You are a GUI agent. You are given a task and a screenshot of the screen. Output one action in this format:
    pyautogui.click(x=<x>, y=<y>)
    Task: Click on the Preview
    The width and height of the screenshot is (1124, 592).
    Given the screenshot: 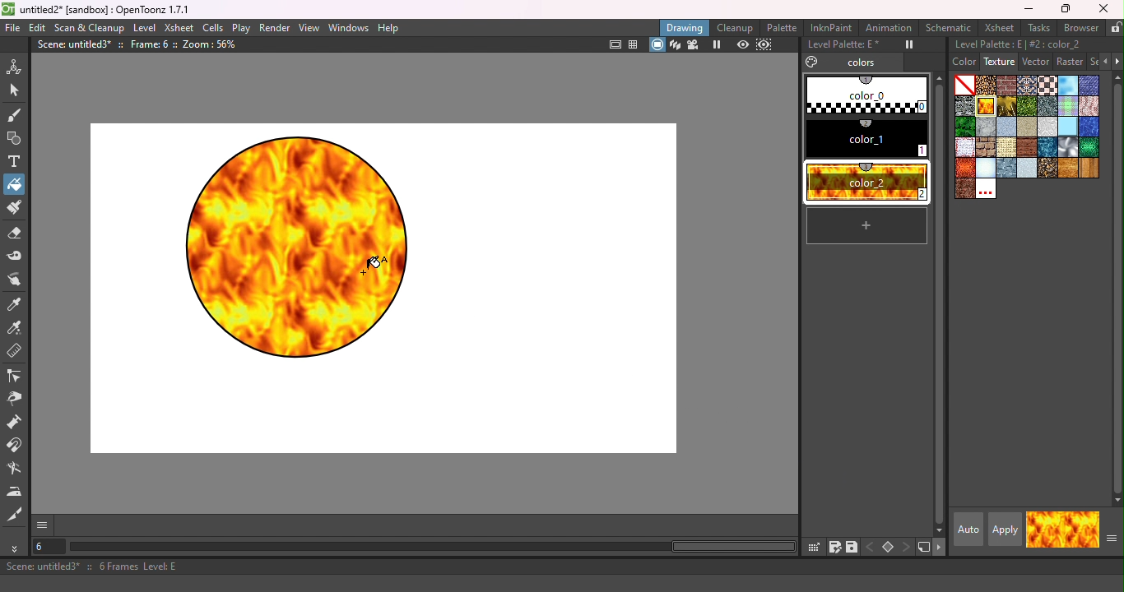 What is the action you would take?
    pyautogui.click(x=741, y=44)
    